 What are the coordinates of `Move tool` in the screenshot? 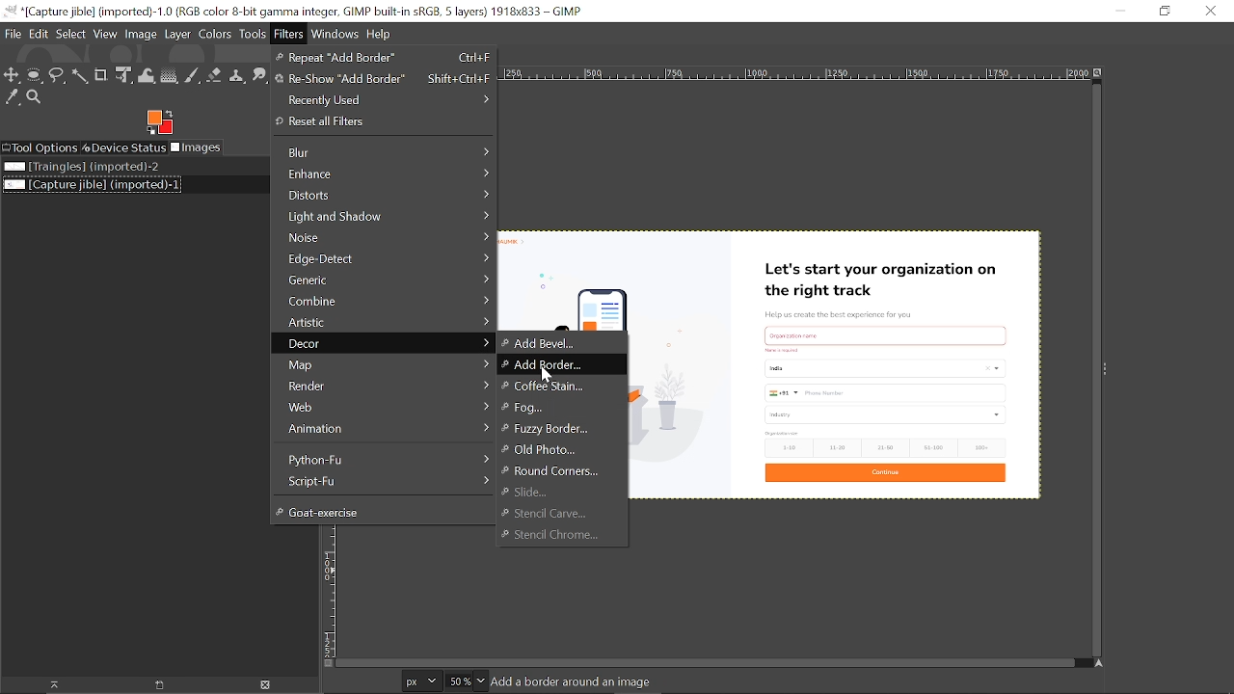 It's located at (13, 75).